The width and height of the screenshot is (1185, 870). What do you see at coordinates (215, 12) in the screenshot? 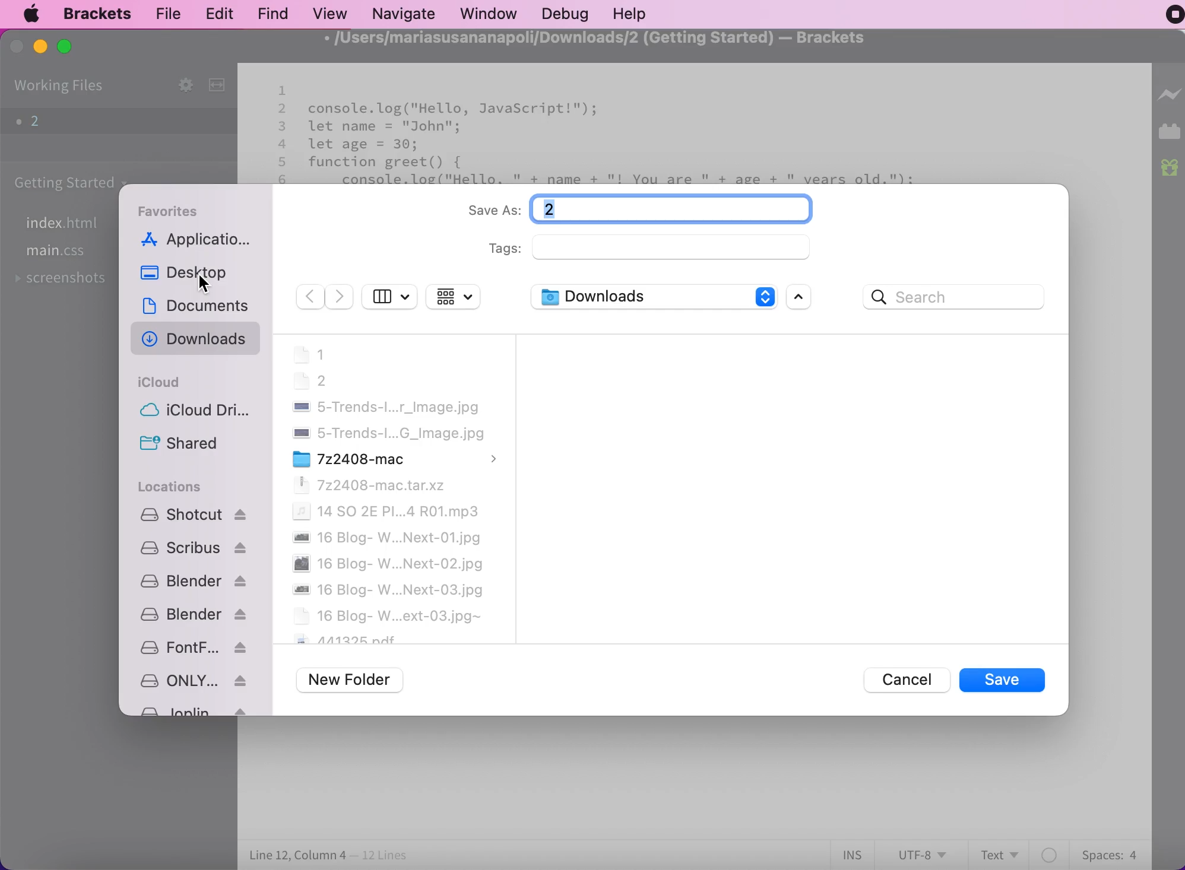
I see `edit` at bounding box center [215, 12].